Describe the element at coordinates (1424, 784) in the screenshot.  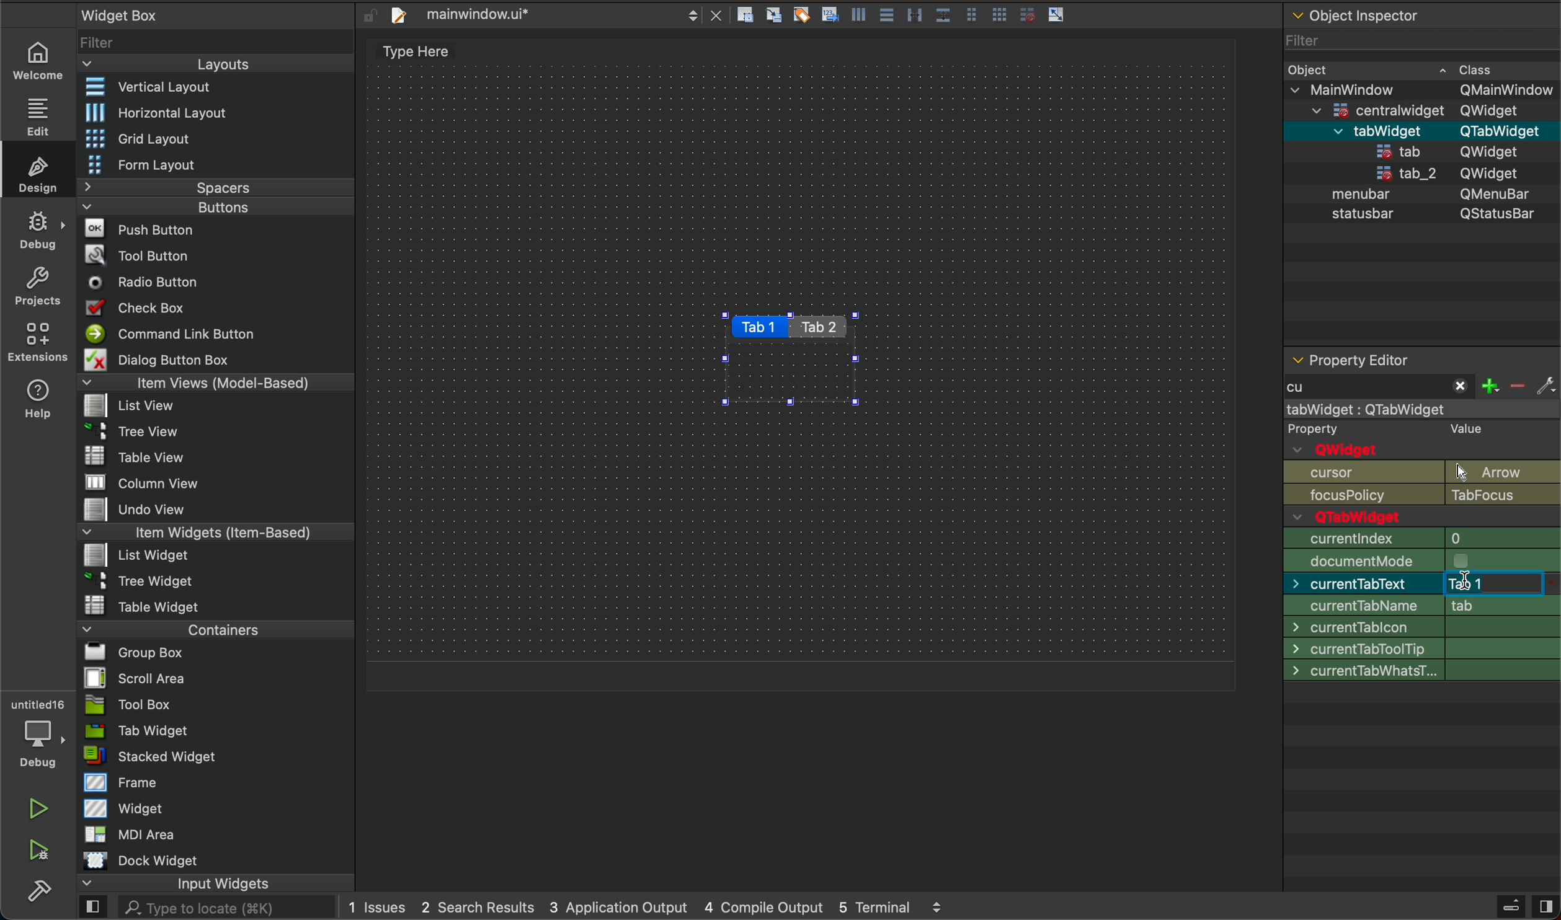
I see `focus` at that location.